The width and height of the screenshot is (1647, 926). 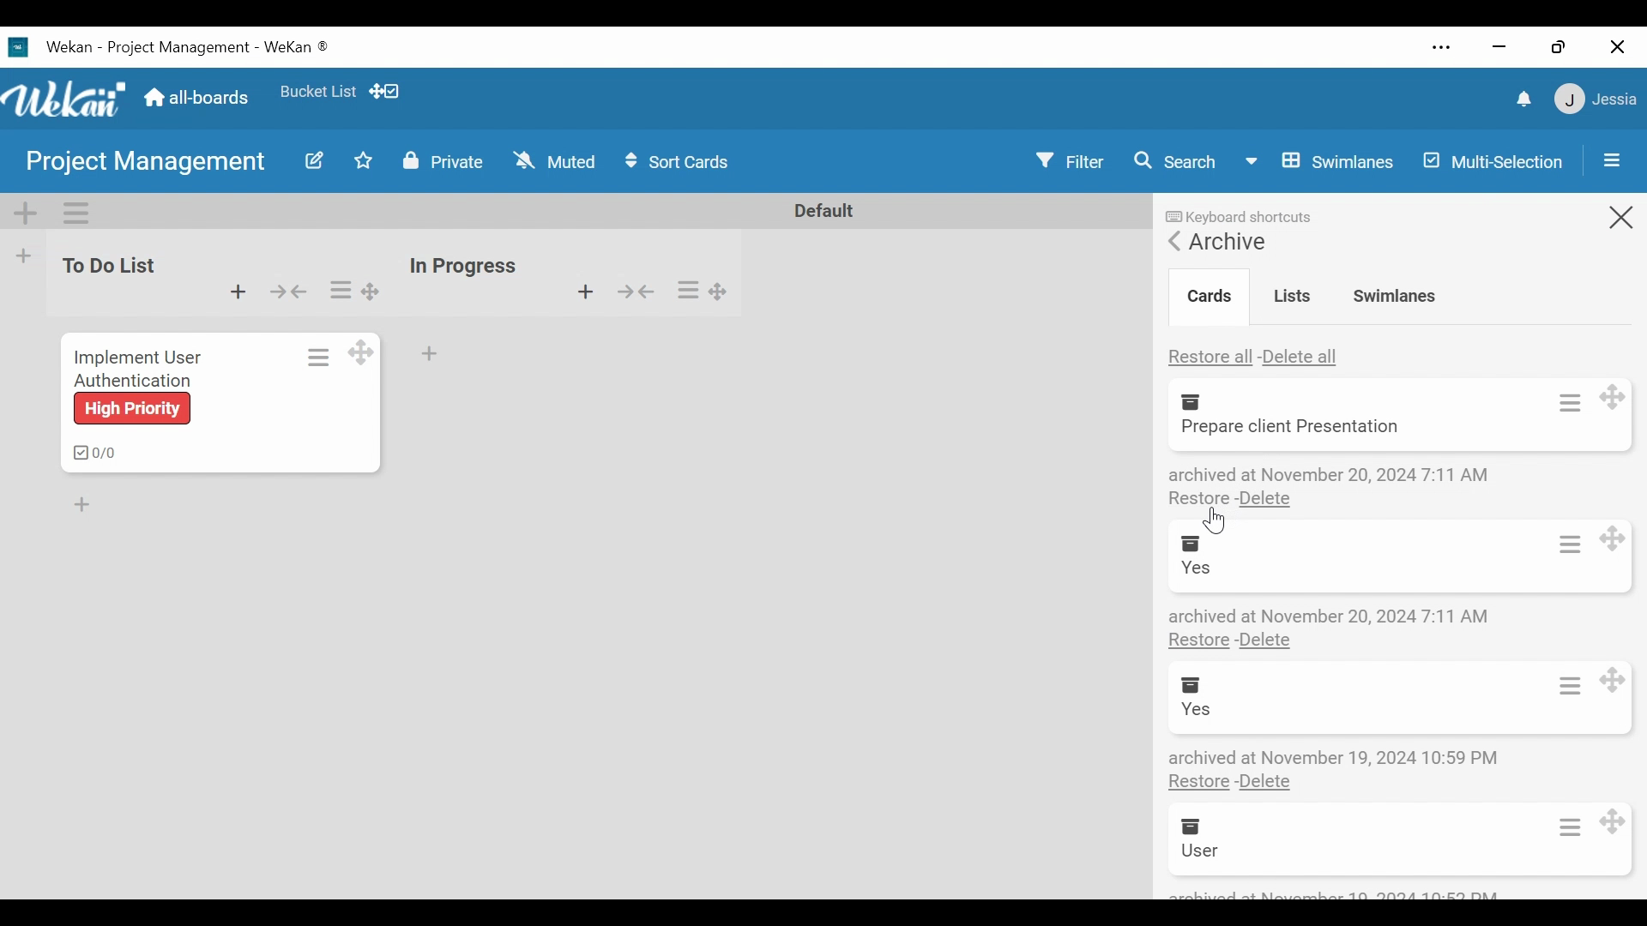 I want to click on Add Swimlane, so click(x=27, y=212).